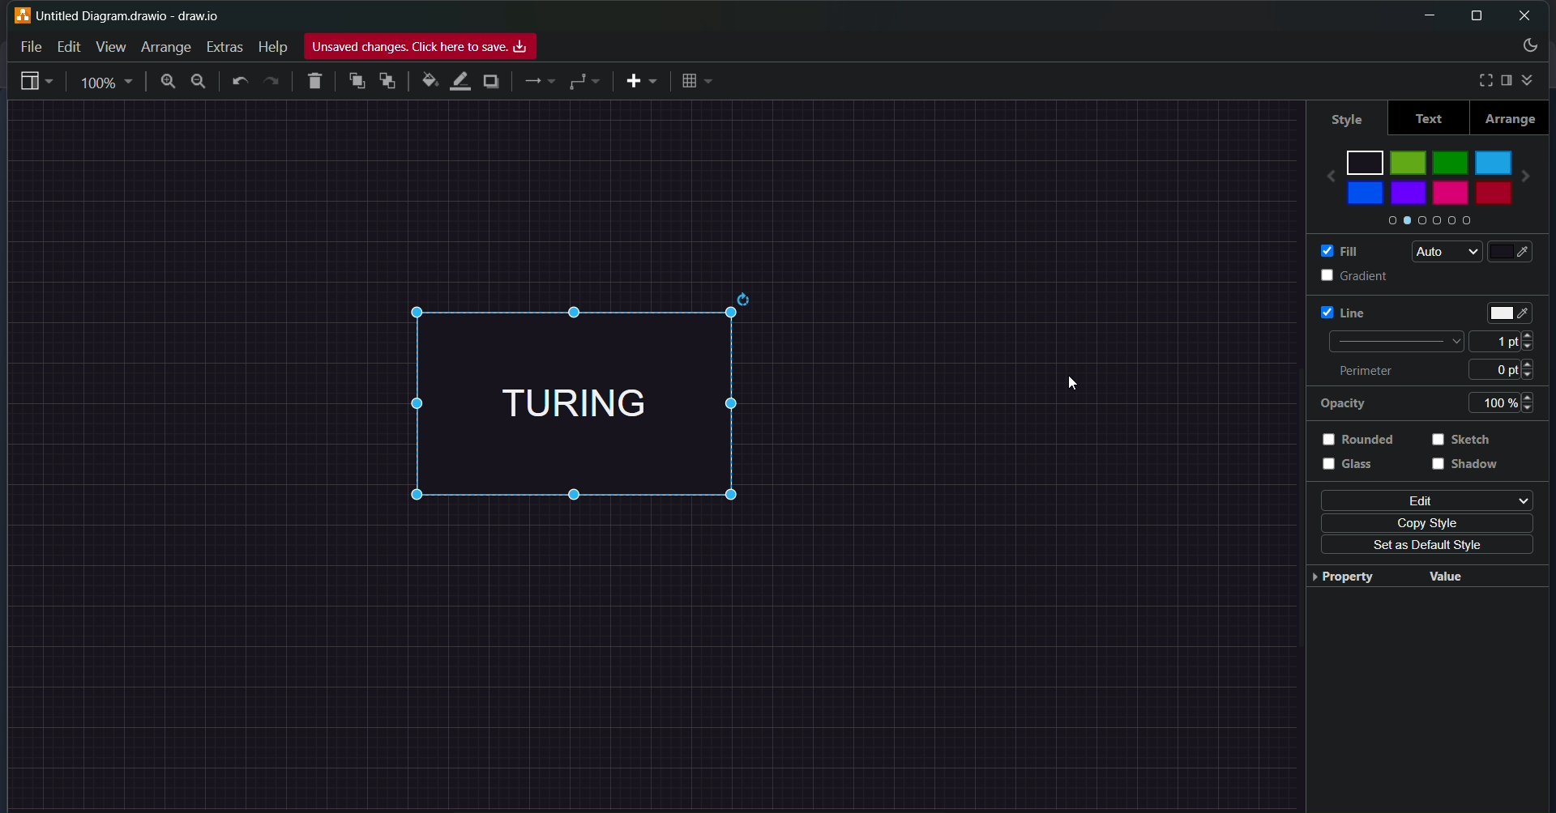  What do you see at coordinates (1343, 116) in the screenshot?
I see `style` at bounding box center [1343, 116].